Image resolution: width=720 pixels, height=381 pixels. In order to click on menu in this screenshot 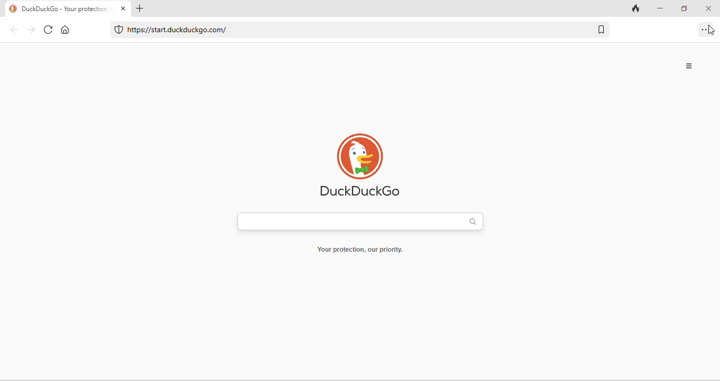, I will do `click(695, 64)`.